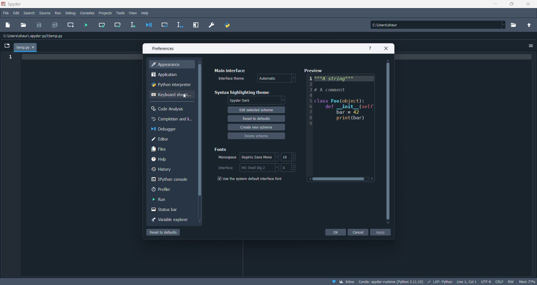 The width and height of the screenshot is (537, 285). What do you see at coordinates (170, 75) in the screenshot?
I see `application` at bounding box center [170, 75].